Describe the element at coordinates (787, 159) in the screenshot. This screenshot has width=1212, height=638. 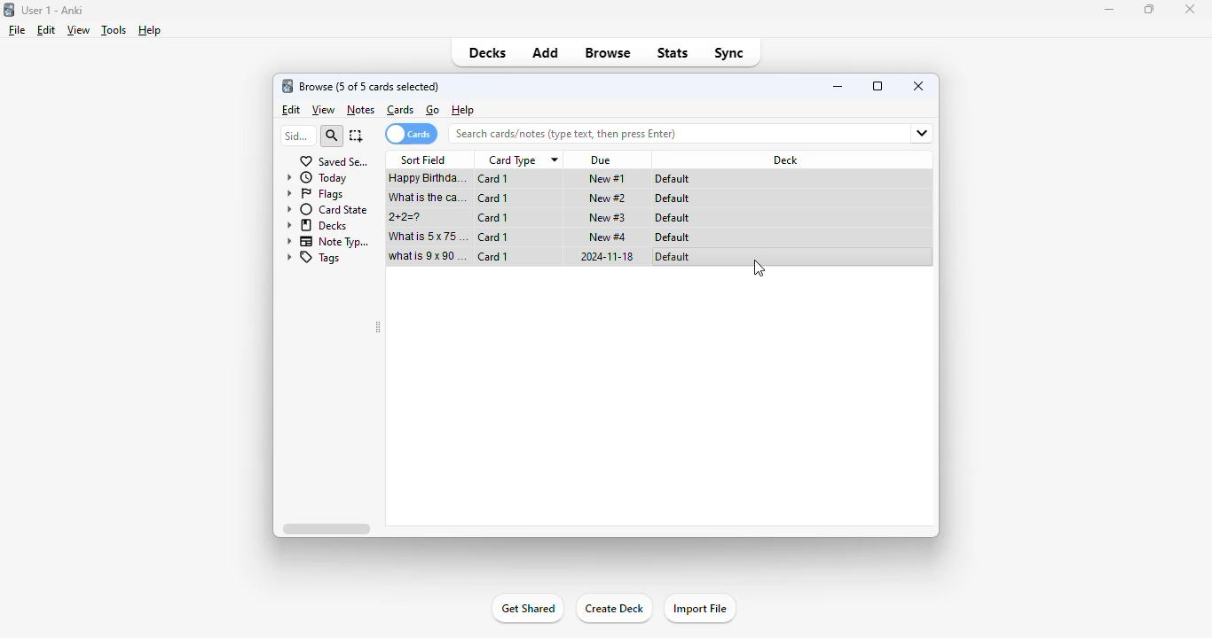
I see `deck` at that location.